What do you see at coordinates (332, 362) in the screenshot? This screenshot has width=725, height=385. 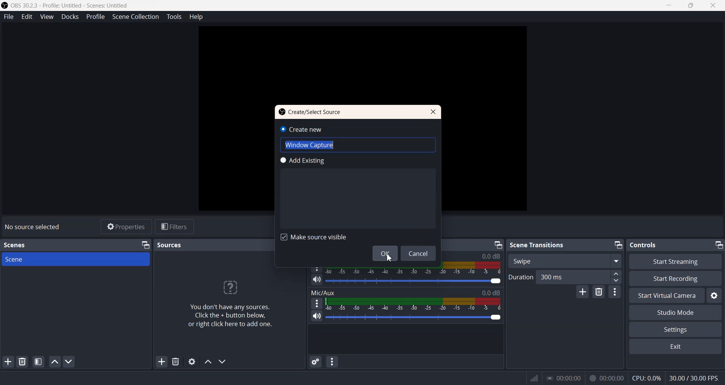 I see `Audio mixer menu` at bounding box center [332, 362].